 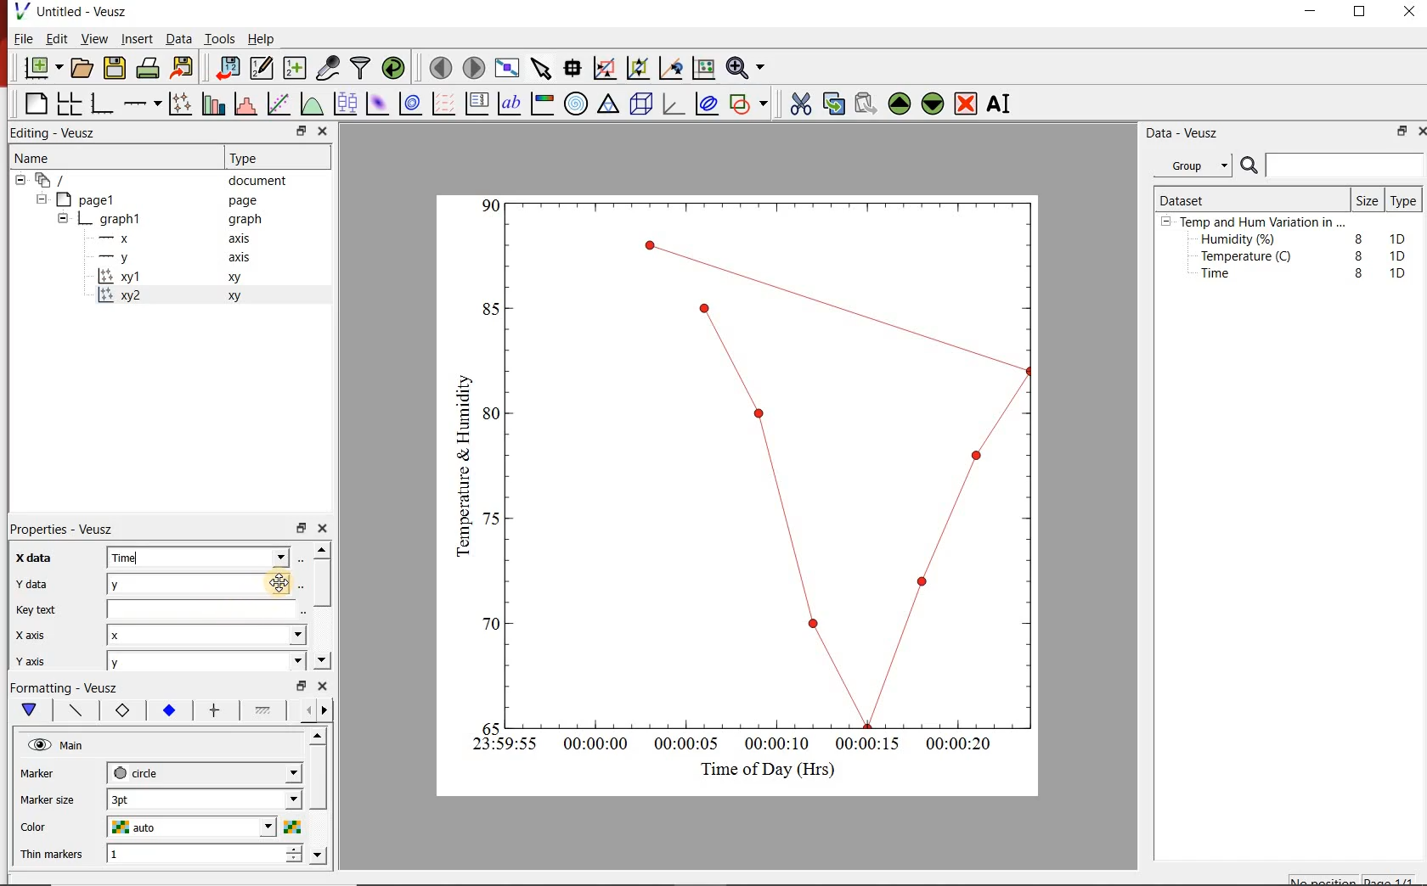 I want to click on Untitled - Veusz, so click(x=76, y=11).